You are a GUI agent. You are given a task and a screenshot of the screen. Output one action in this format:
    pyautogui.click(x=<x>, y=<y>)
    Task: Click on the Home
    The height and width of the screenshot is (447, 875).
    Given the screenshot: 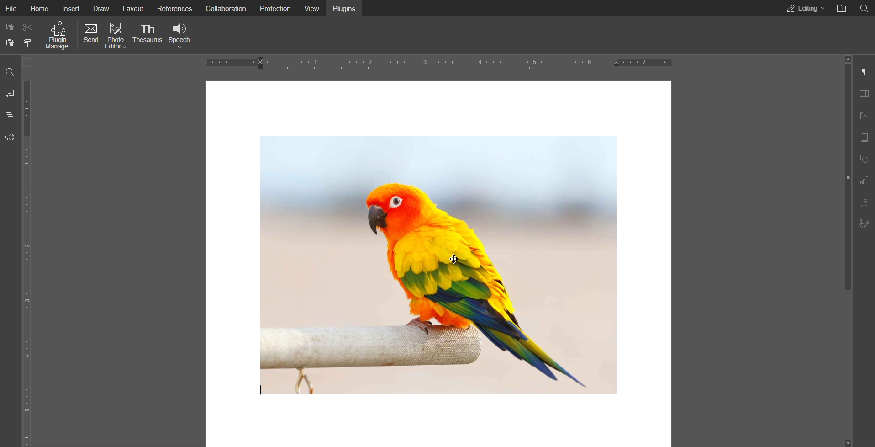 What is the action you would take?
    pyautogui.click(x=41, y=7)
    